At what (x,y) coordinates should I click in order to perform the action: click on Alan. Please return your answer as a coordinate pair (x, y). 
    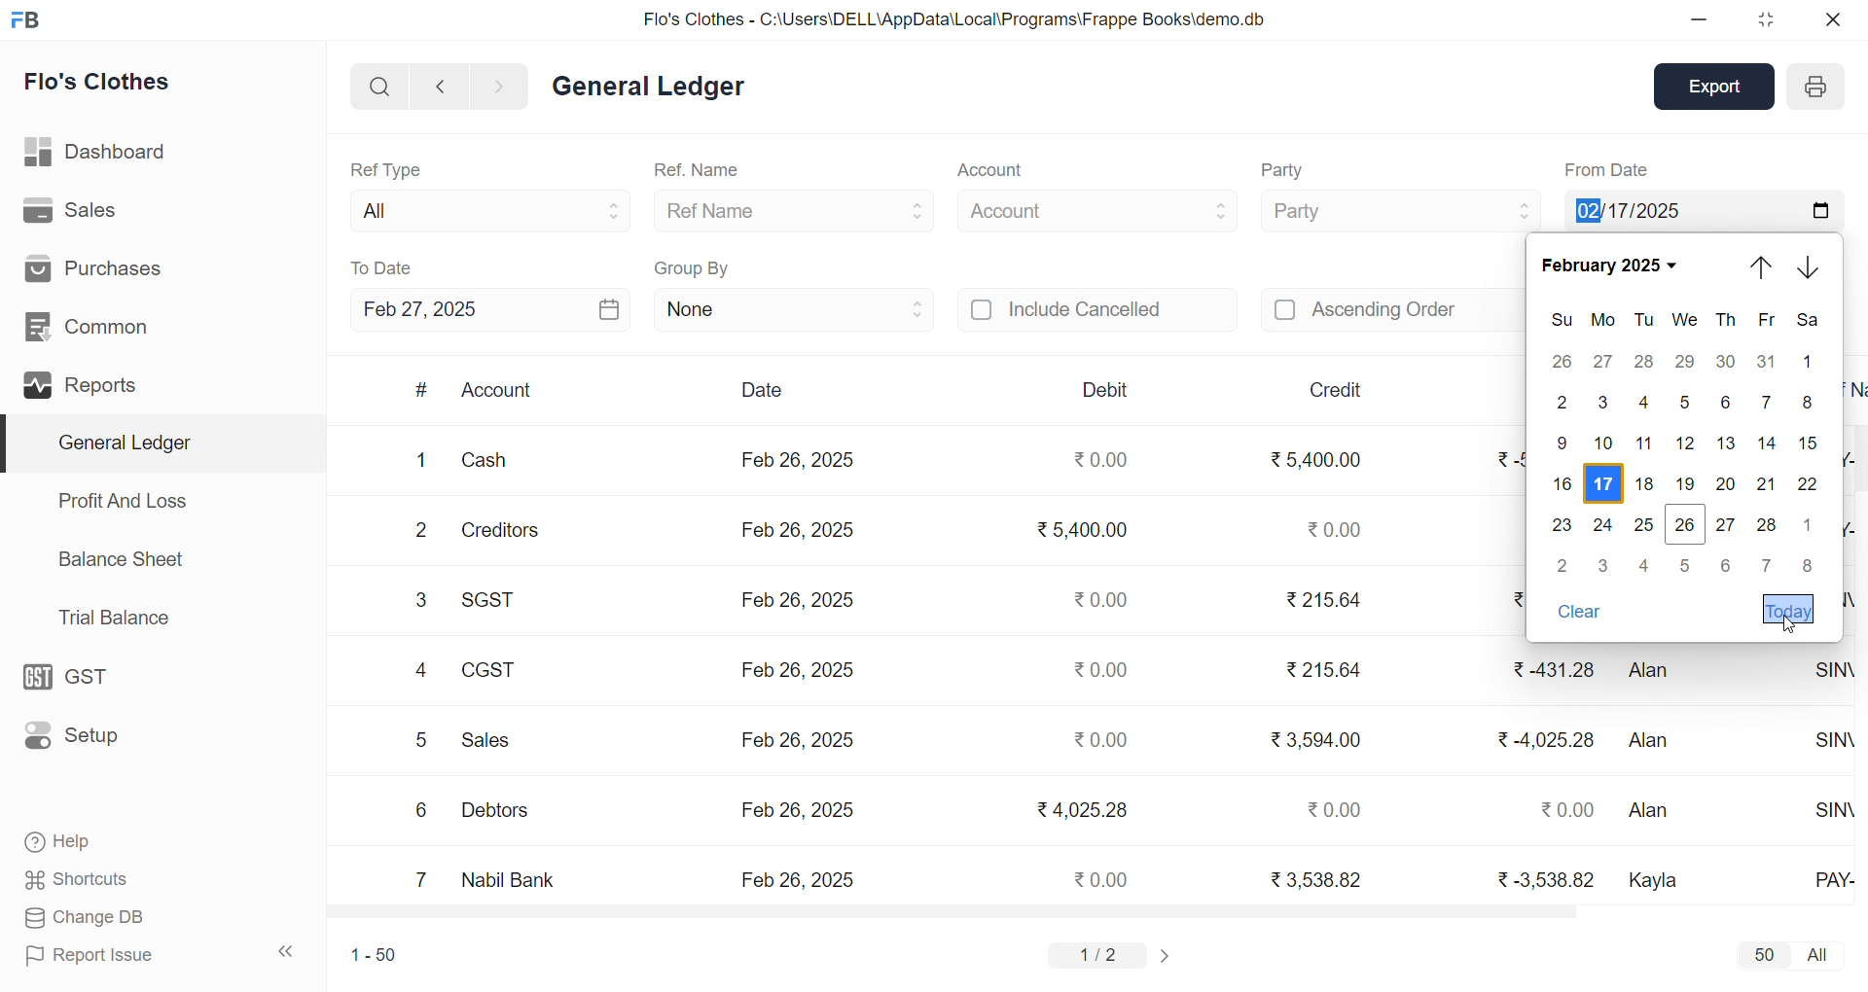
    Looking at the image, I should click on (1658, 671).